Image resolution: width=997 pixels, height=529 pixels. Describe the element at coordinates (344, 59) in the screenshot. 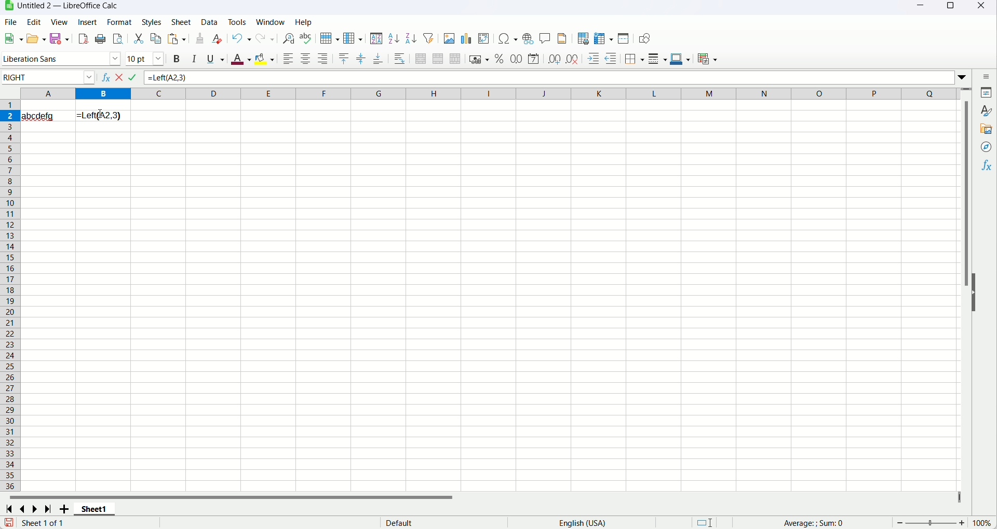

I see `align top` at that location.